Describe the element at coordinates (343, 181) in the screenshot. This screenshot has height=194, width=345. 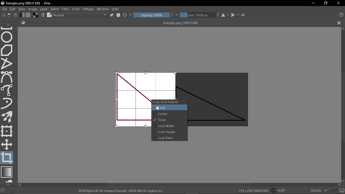
I see `Move down` at that location.